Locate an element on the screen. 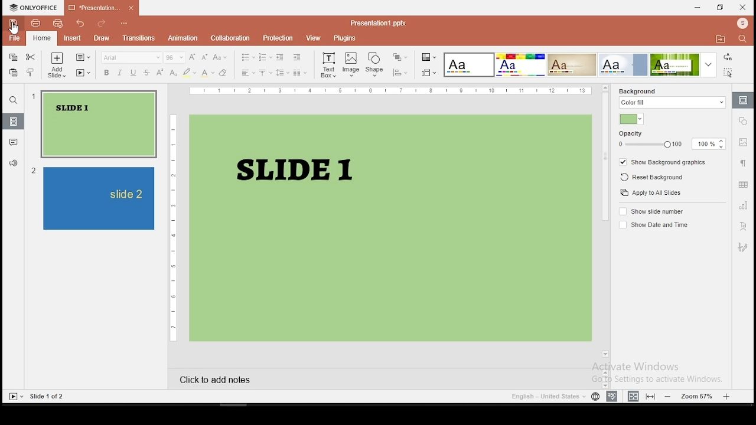 The image size is (756, 425). file is located at coordinates (15, 38).